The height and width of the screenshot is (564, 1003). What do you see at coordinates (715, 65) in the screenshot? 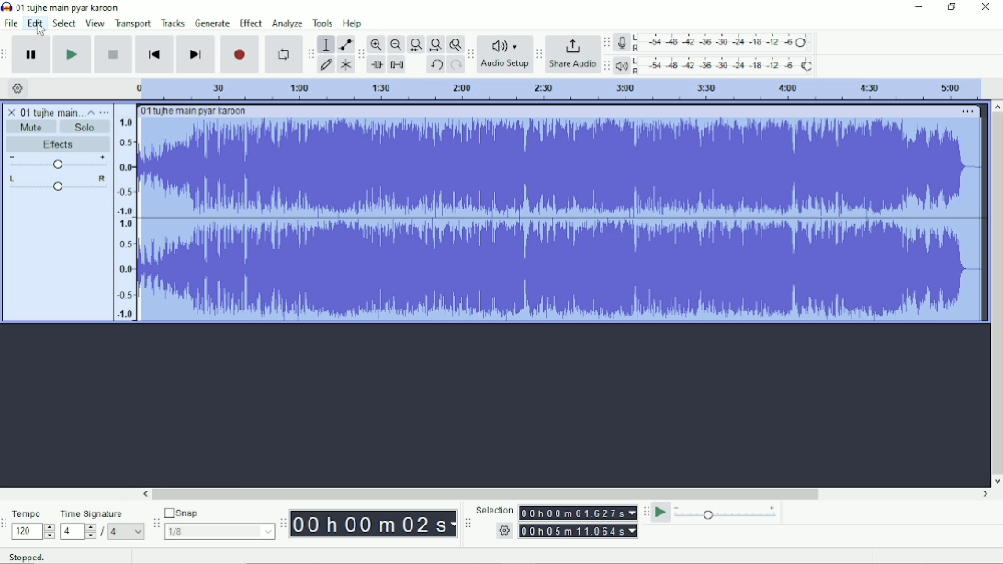
I see `Playback meter` at bounding box center [715, 65].